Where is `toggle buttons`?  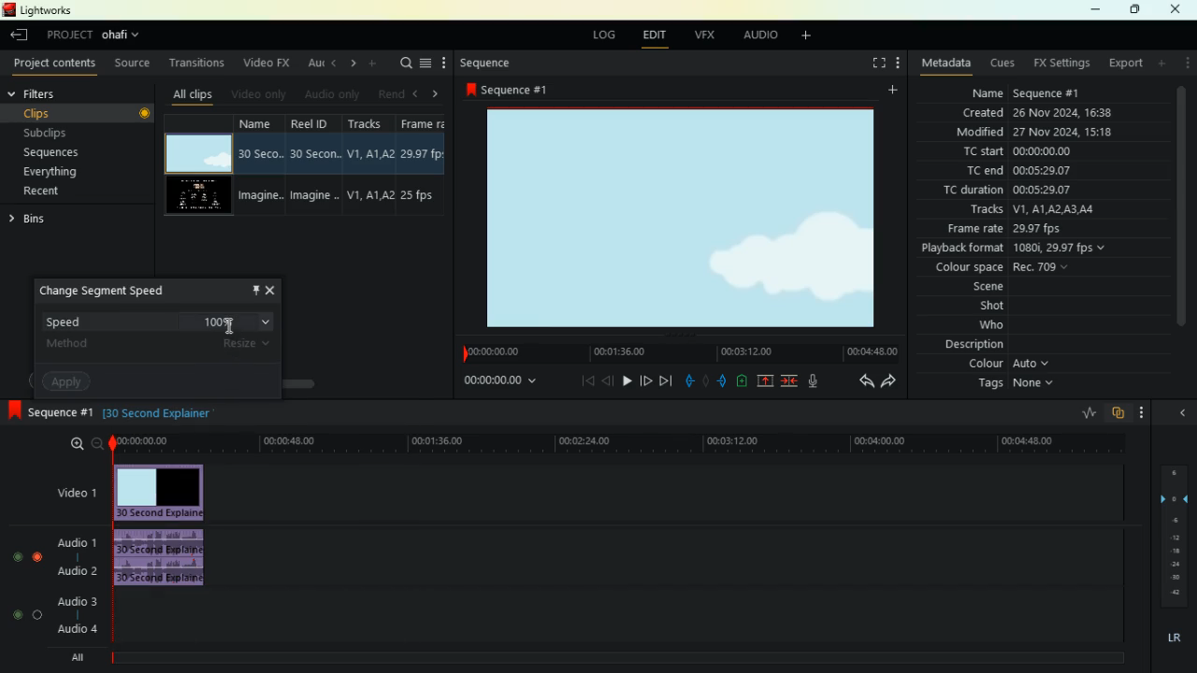 toggle buttons is located at coordinates (23, 589).